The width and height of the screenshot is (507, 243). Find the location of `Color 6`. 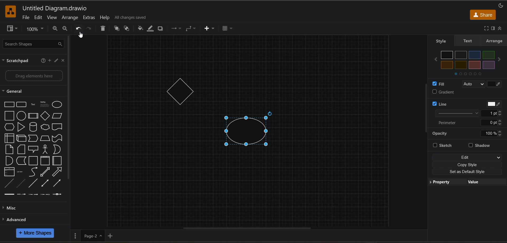

Color 6 is located at coordinates (461, 65).